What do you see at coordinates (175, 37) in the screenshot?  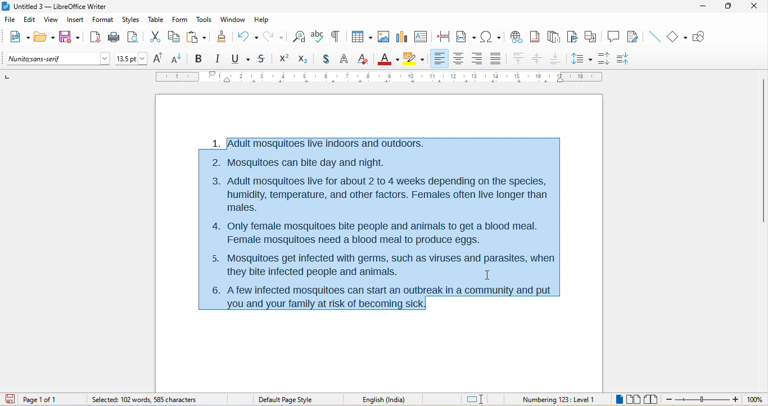 I see `copy` at bounding box center [175, 37].